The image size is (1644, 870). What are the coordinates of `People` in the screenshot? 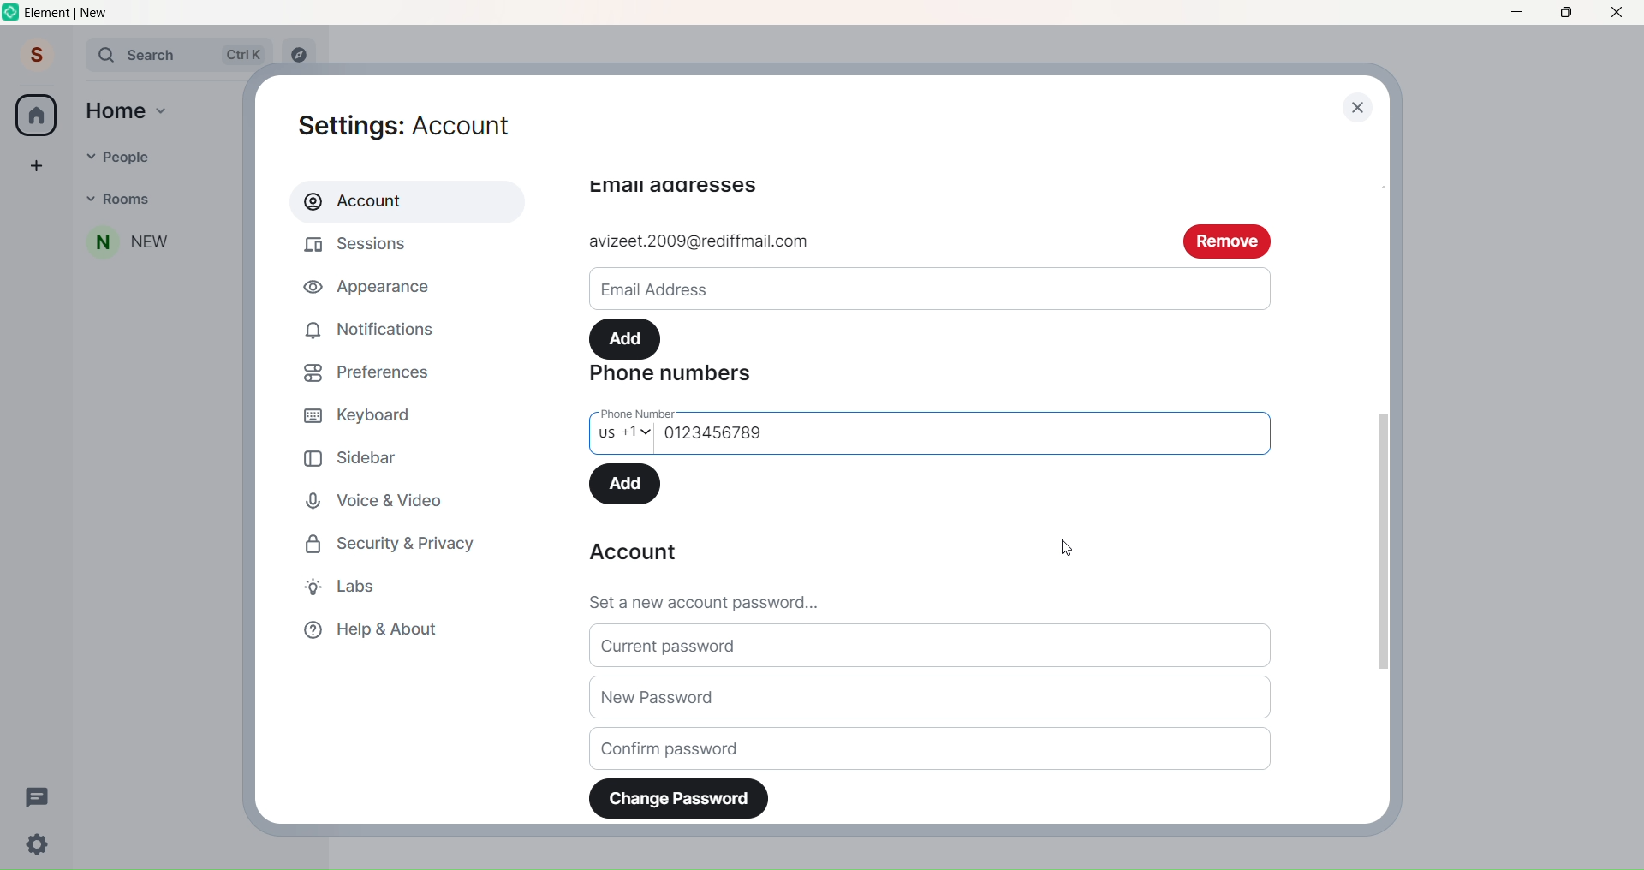 It's located at (168, 154).